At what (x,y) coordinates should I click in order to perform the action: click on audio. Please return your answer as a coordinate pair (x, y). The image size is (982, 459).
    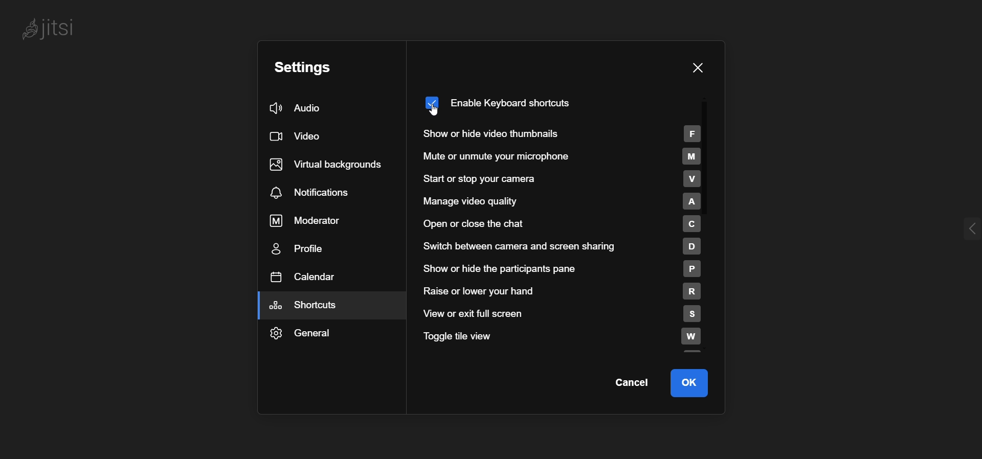
    Looking at the image, I should click on (301, 107).